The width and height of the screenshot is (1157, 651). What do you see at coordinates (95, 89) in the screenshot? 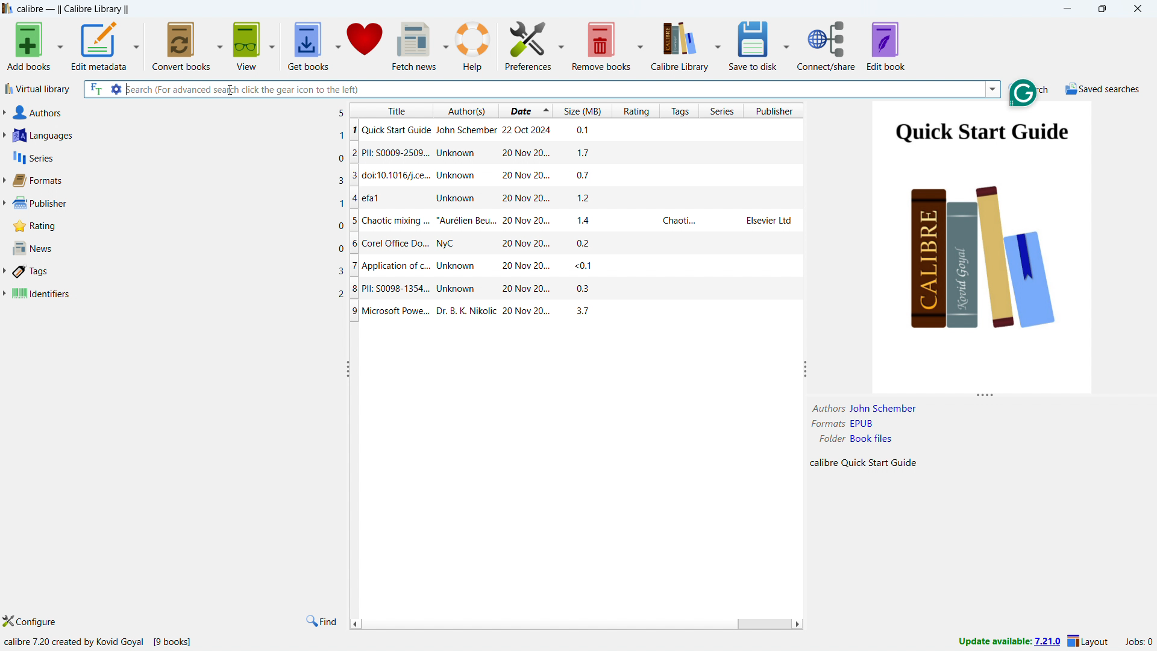
I see `search full text` at bounding box center [95, 89].